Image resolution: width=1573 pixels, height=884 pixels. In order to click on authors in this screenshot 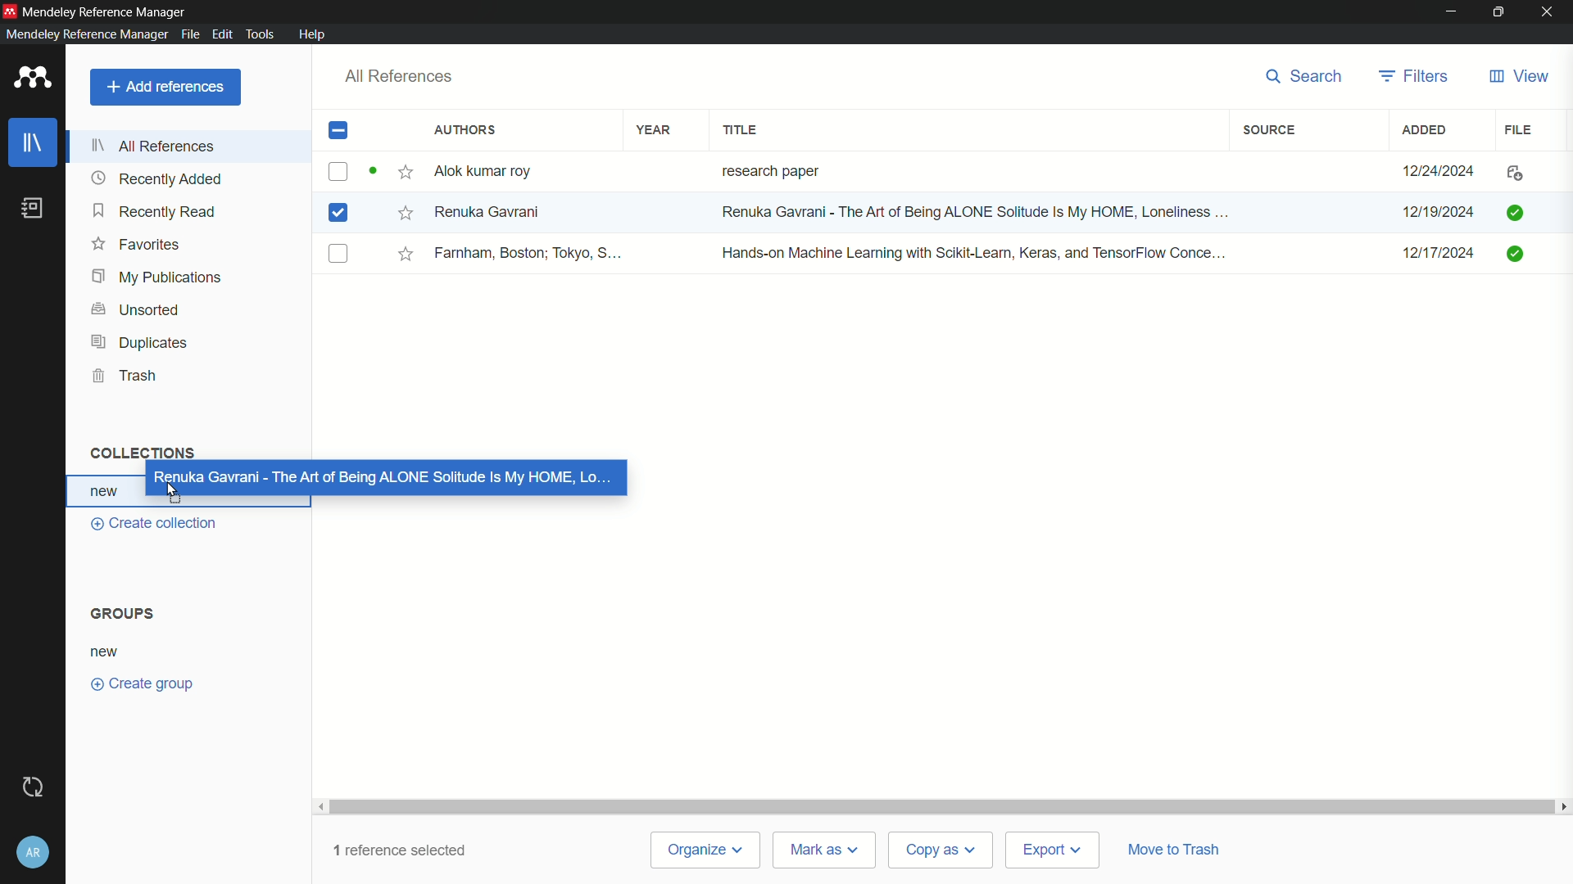, I will do `click(469, 130)`.